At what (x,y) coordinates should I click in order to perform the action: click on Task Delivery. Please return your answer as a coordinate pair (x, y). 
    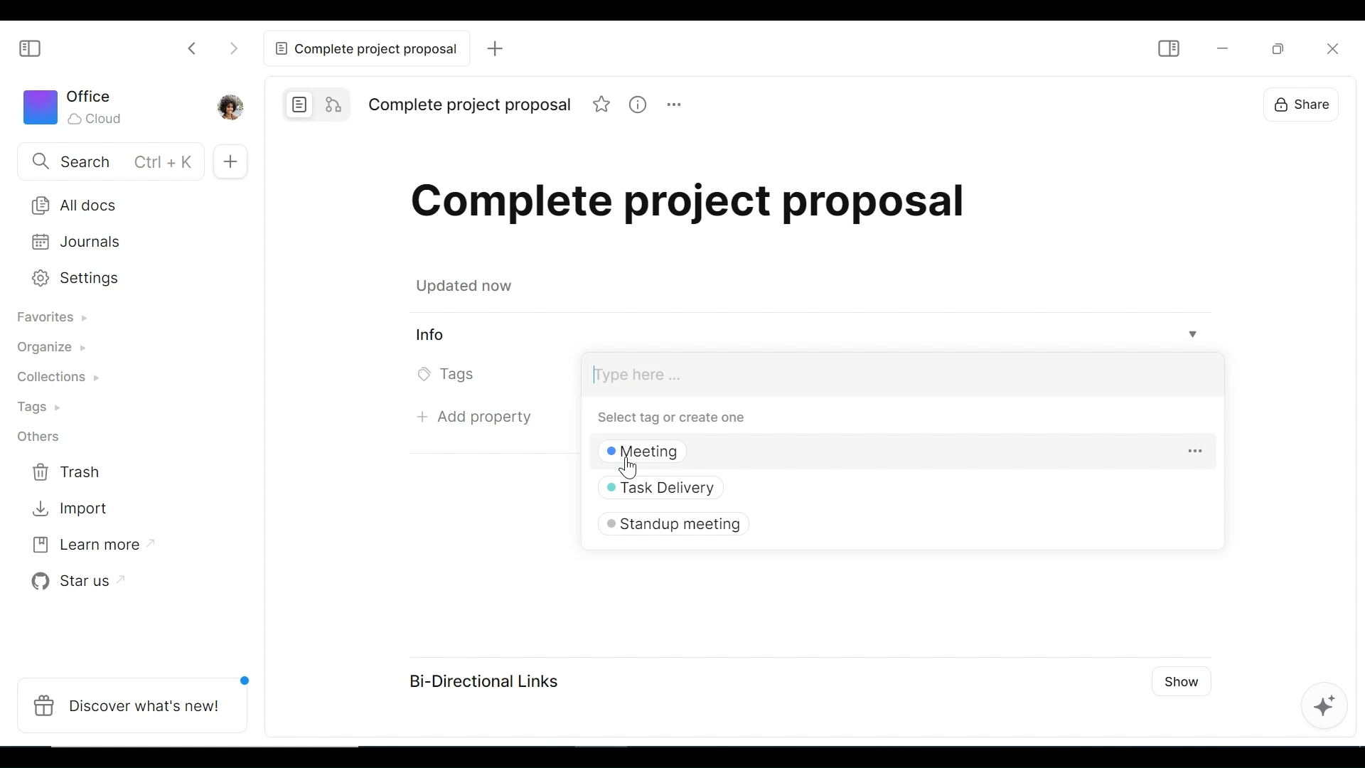
    Looking at the image, I should click on (670, 485).